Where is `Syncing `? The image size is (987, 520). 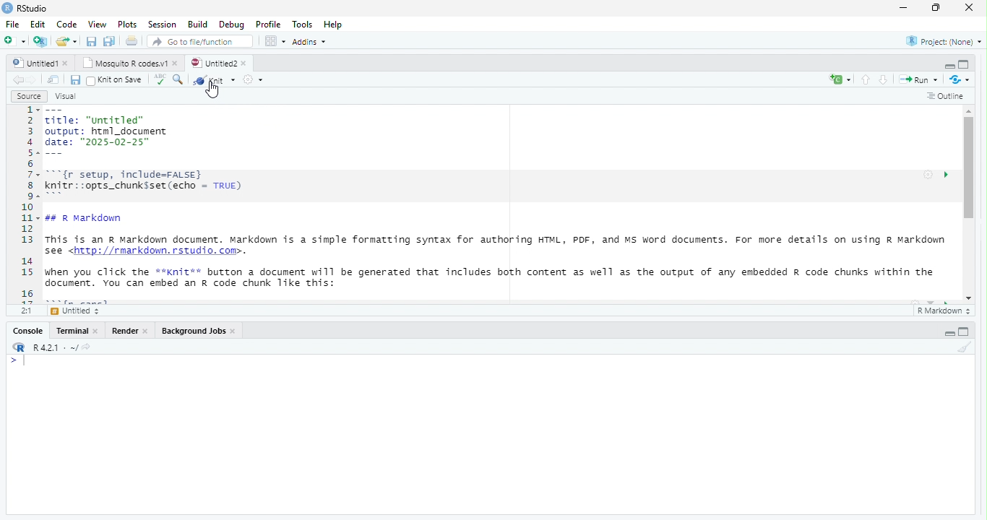
Syncing  is located at coordinates (961, 79).